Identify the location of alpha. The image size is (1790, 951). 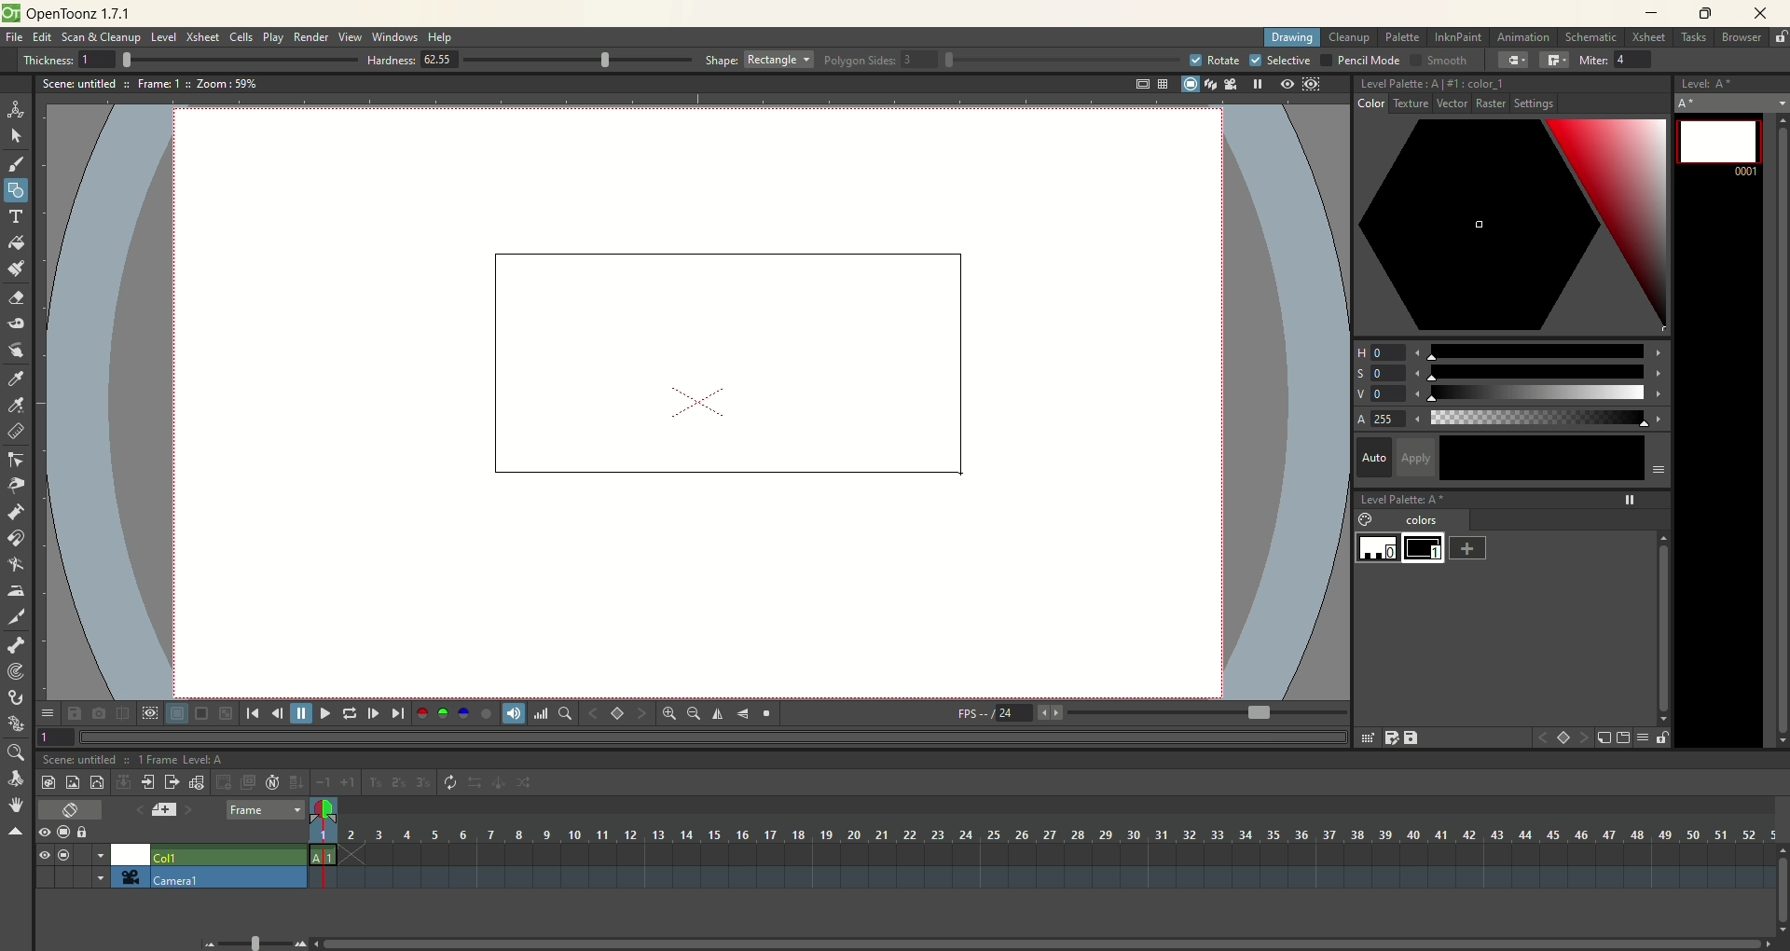
(1512, 420).